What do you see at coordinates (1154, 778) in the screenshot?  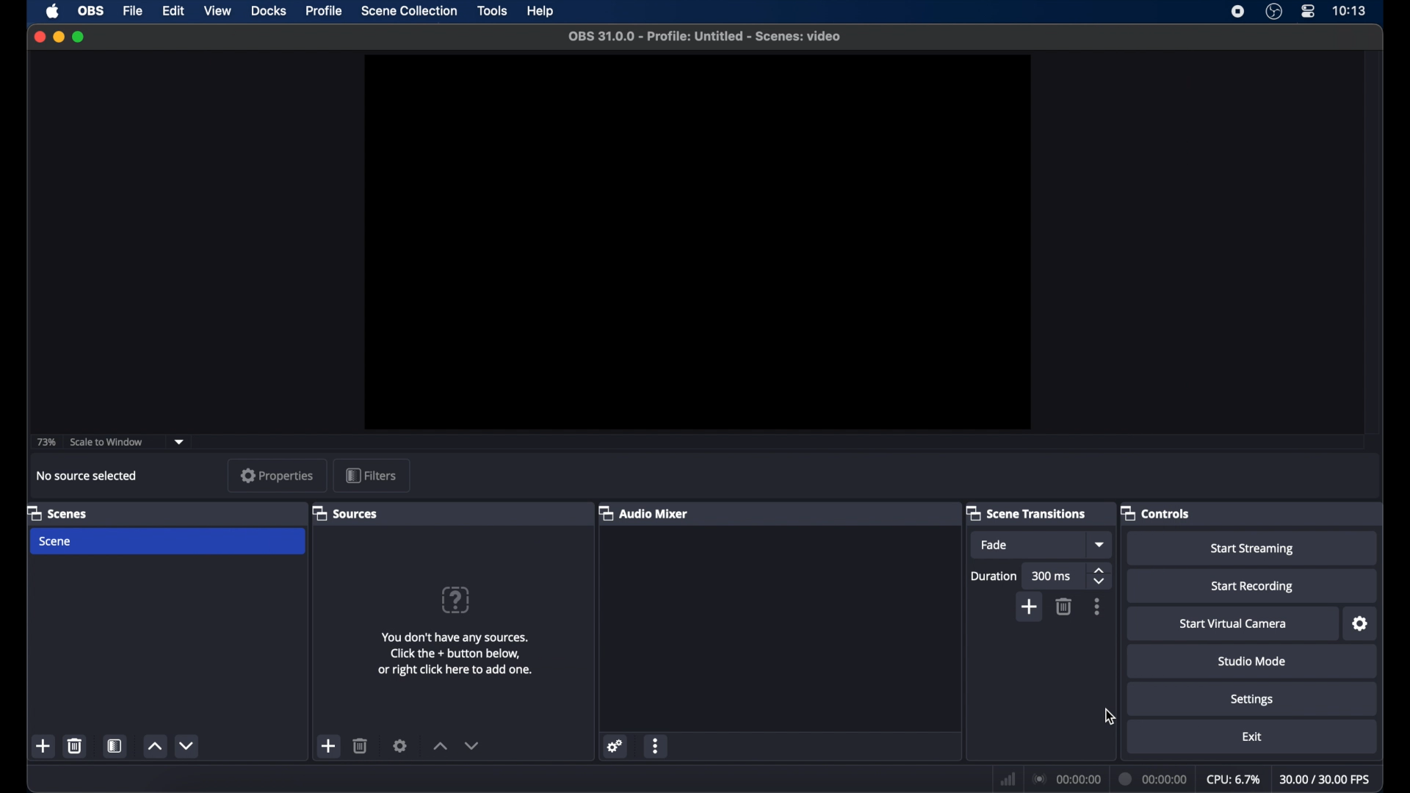 I see `duration` at bounding box center [1154, 778].